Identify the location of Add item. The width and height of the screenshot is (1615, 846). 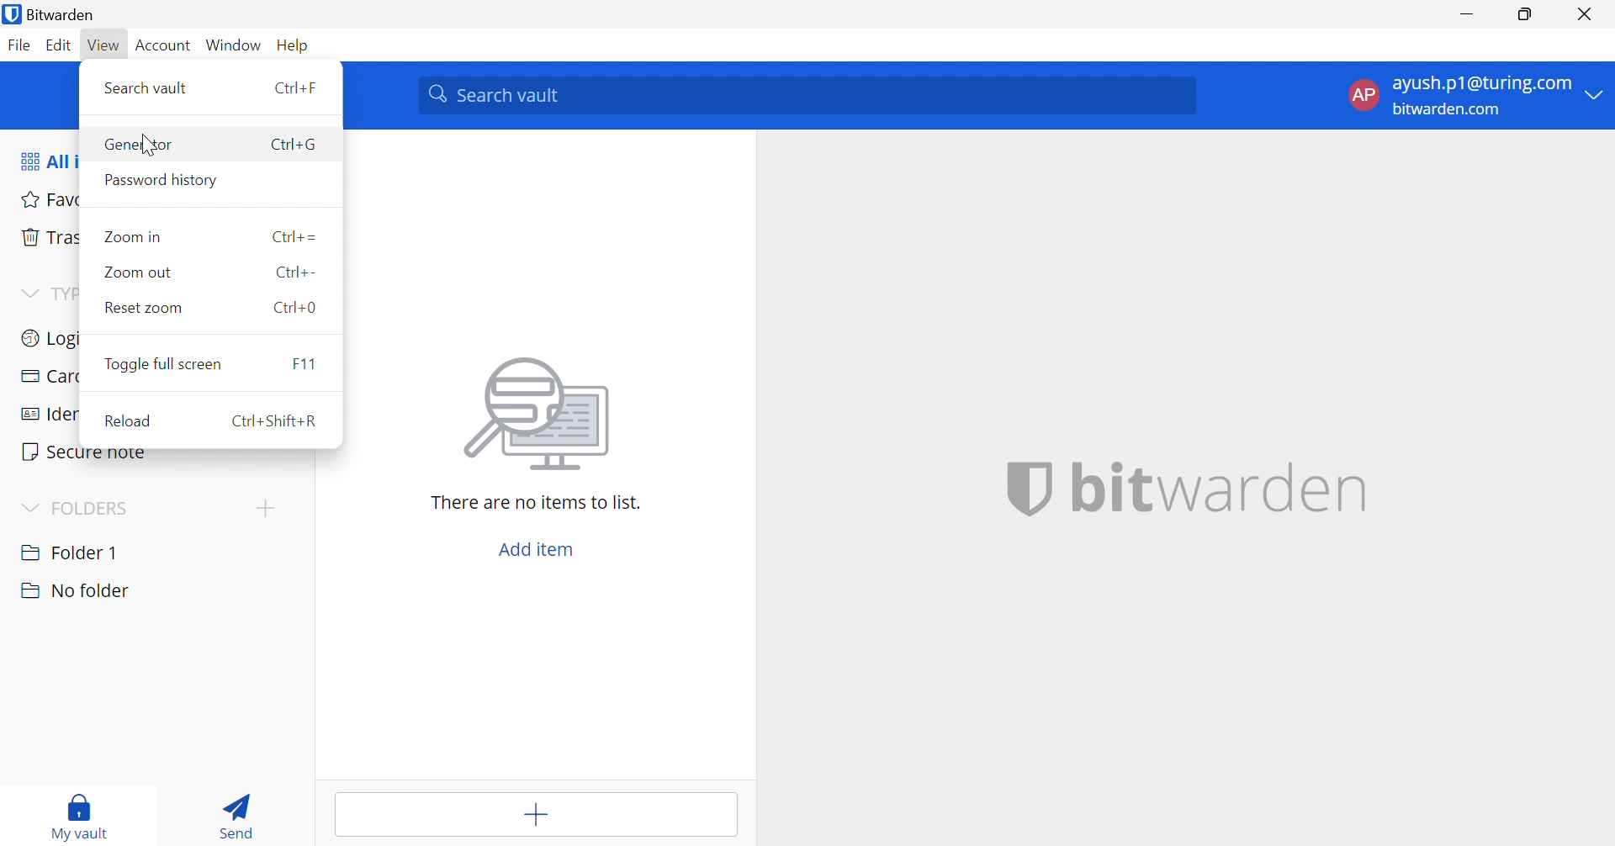
(538, 549).